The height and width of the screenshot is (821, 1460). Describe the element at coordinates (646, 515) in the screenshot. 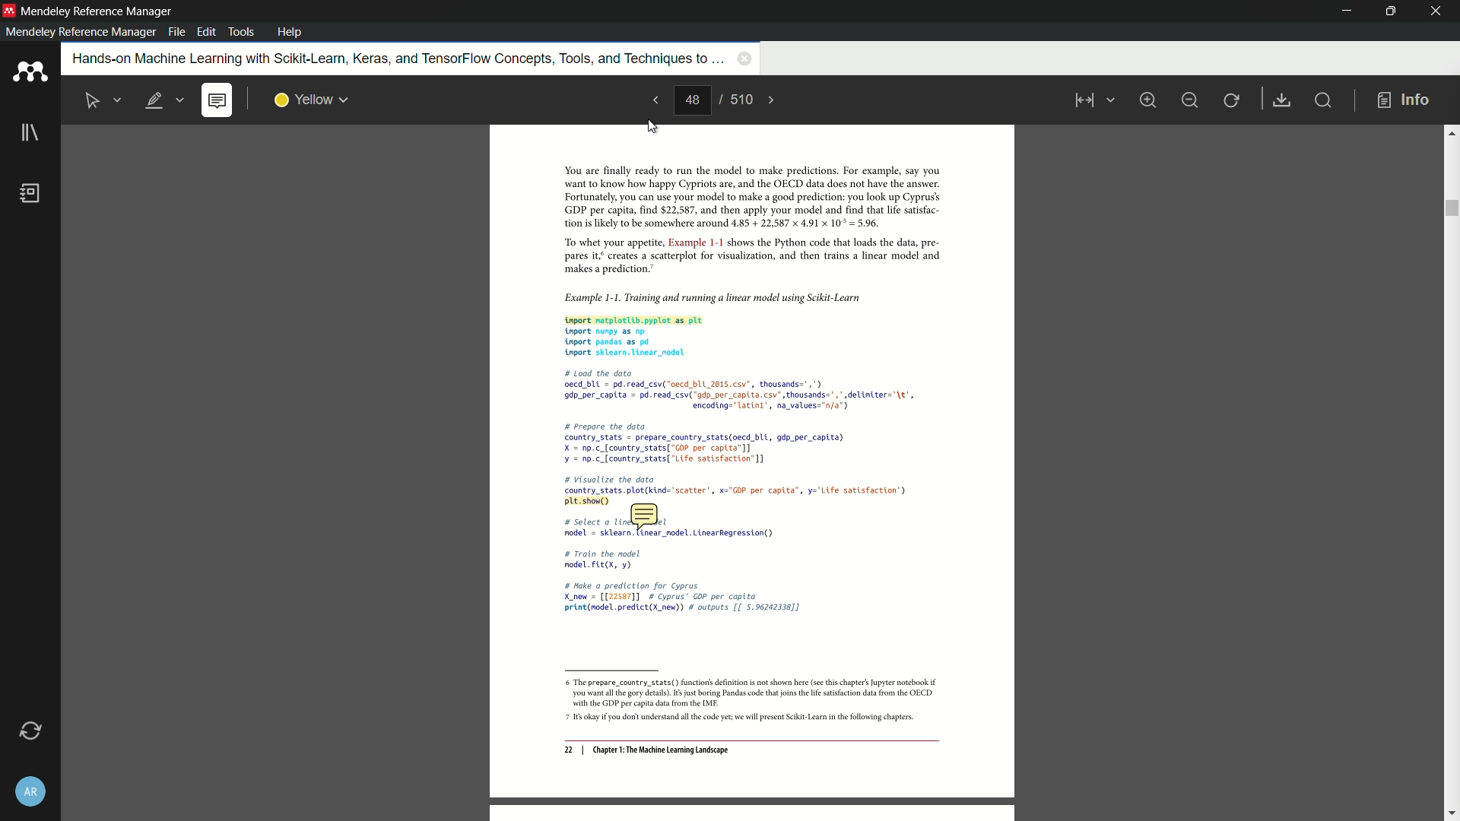

I see `note icon` at that location.